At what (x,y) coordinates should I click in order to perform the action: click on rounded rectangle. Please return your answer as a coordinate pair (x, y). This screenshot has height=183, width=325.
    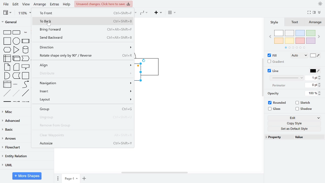
    Looking at the image, I should click on (17, 33).